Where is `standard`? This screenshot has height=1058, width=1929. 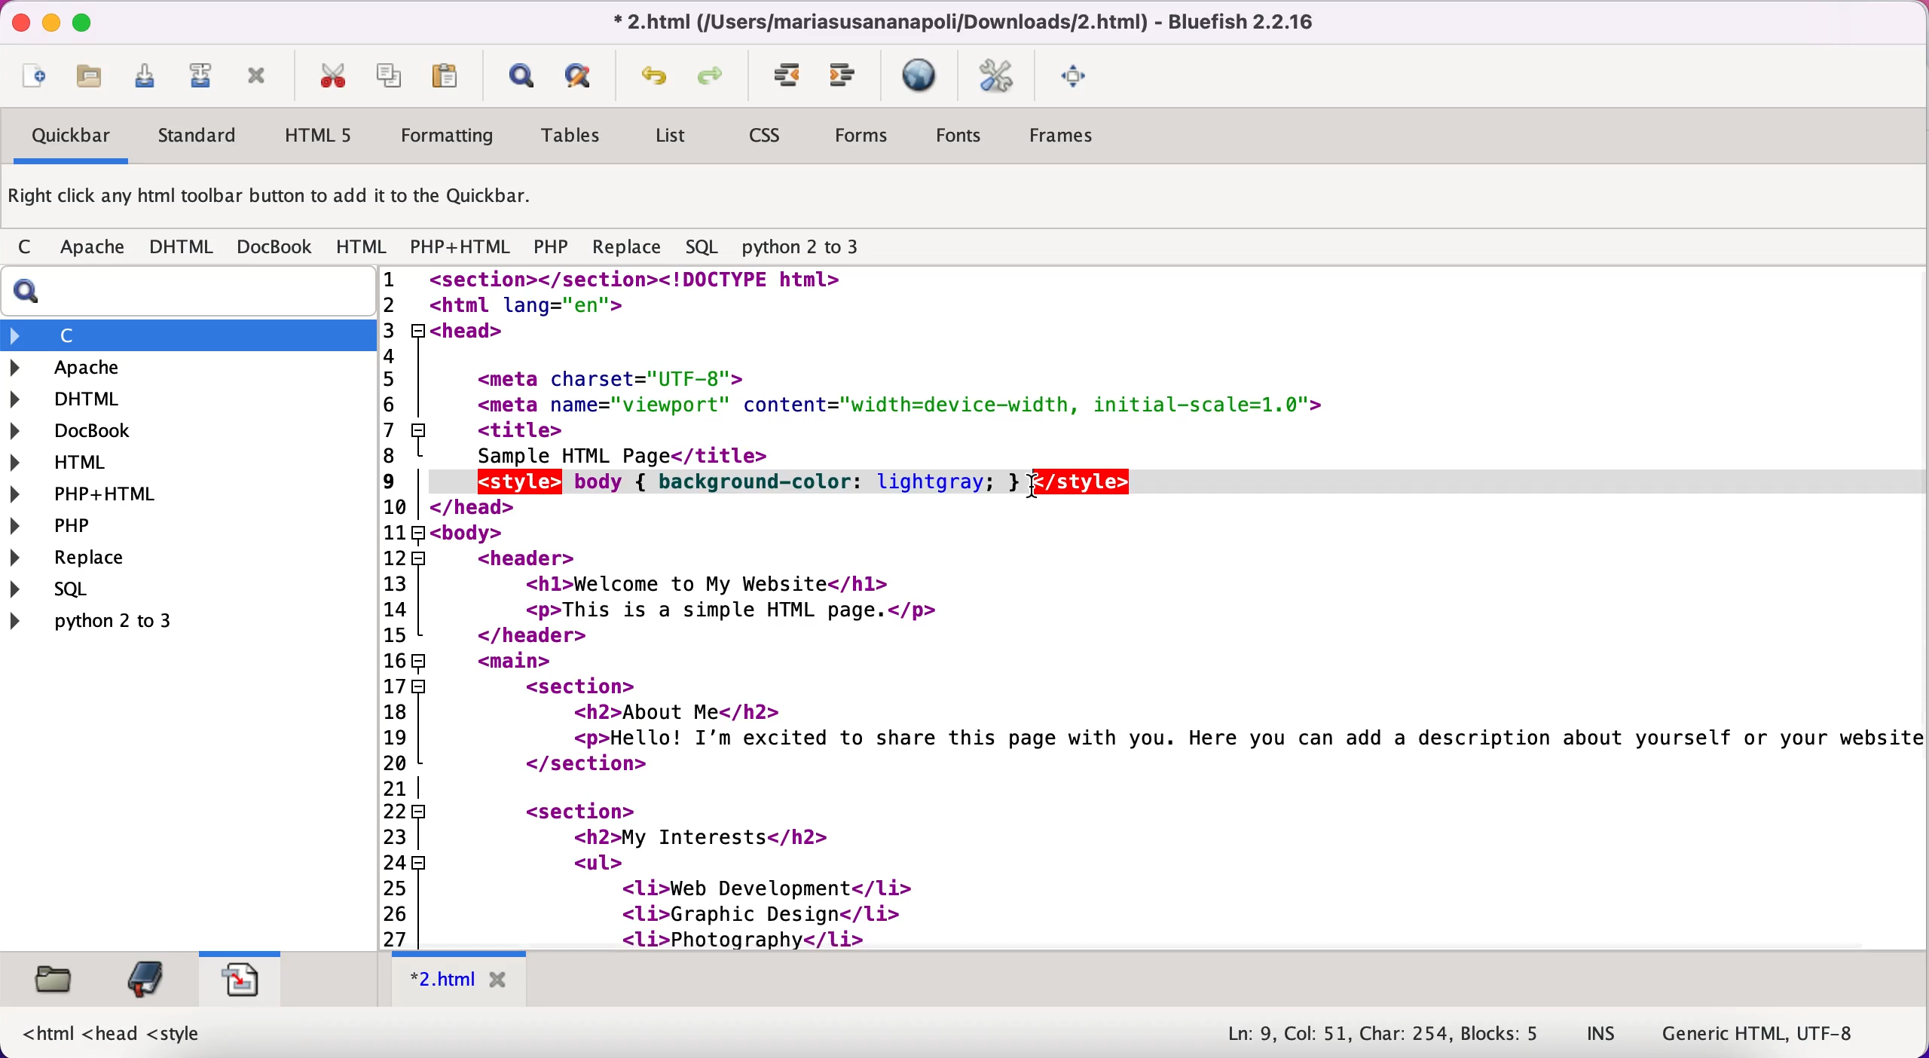
standard is located at coordinates (199, 139).